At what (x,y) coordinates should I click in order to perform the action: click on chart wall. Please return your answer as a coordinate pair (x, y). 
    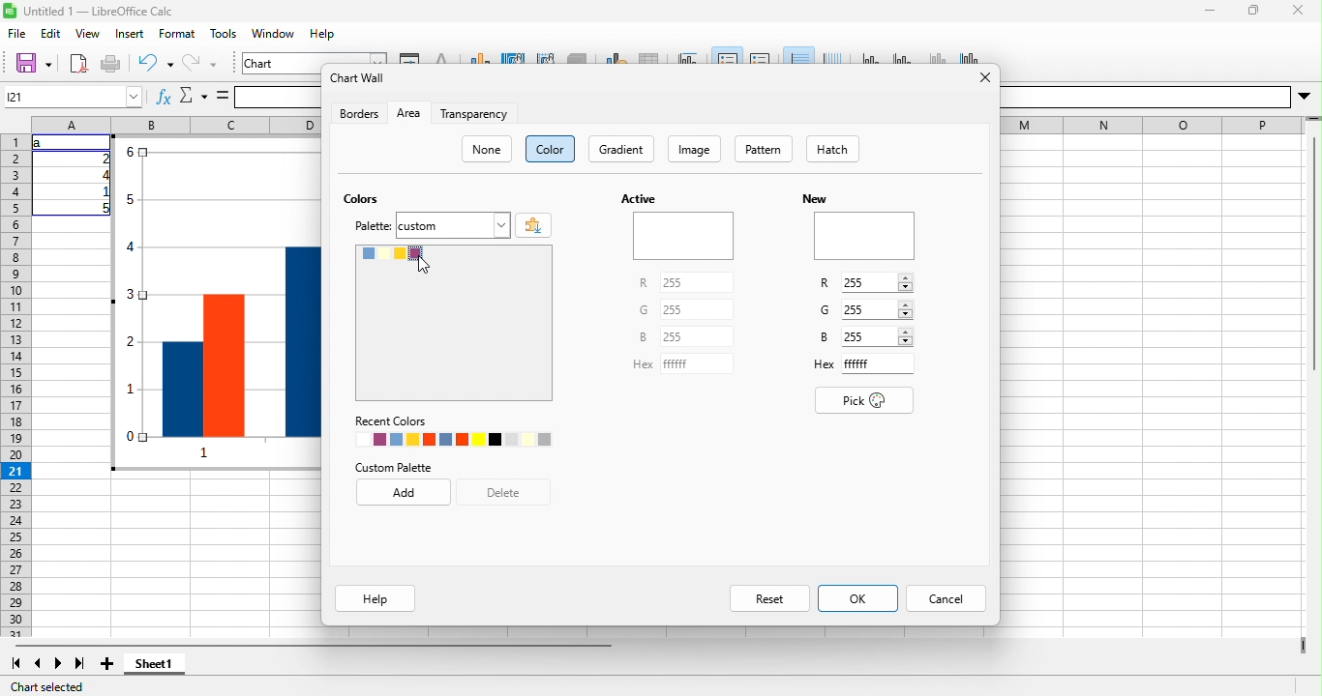
    Looking at the image, I should click on (546, 57).